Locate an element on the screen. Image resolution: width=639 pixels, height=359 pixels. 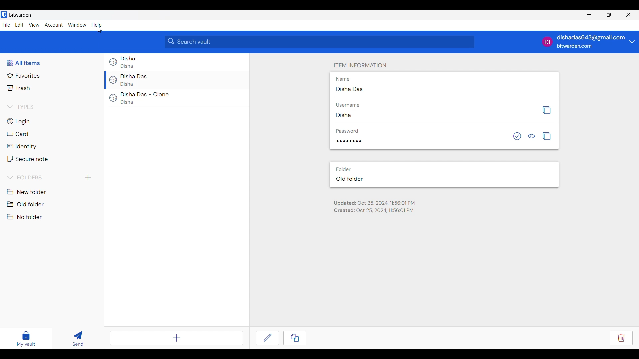
Disha Das - Clone - item in the vault is located at coordinates (145, 94).